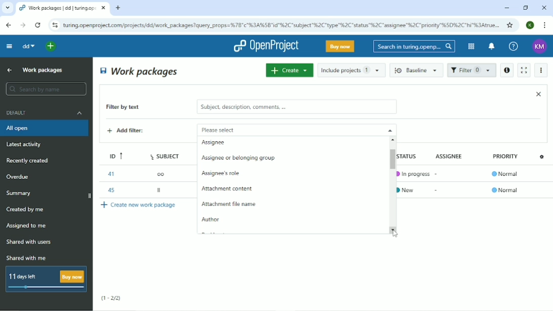  What do you see at coordinates (20, 193) in the screenshot?
I see `Summary` at bounding box center [20, 193].